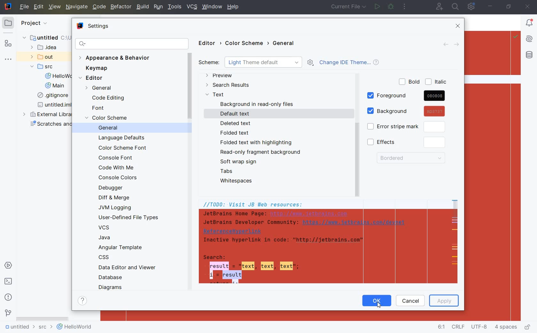  Describe the element at coordinates (9, 43) in the screenshot. I see `structure` at that location.